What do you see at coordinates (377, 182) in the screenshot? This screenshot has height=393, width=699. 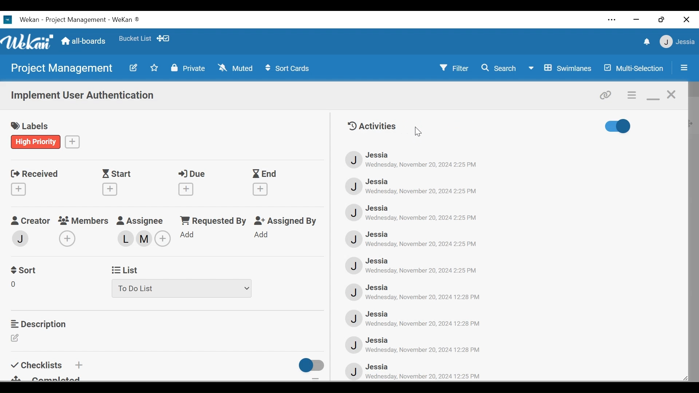 I see `Member Name` at bounding box center [377, 182].